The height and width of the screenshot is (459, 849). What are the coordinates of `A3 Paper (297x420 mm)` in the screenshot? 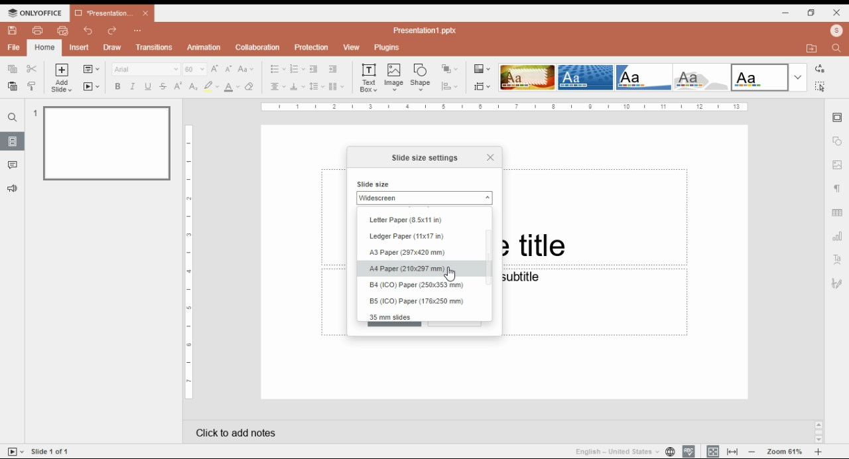 It's located at (409, 252).